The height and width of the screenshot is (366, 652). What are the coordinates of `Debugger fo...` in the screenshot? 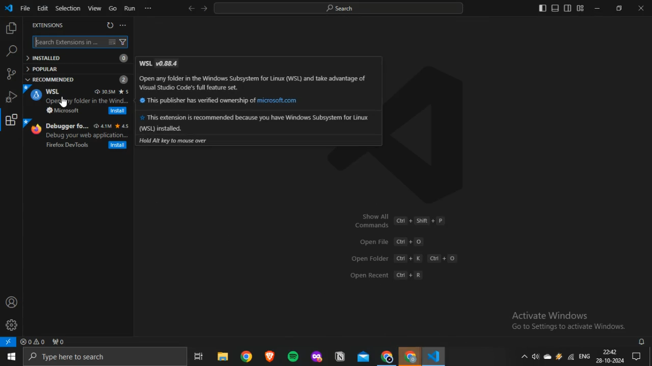 It's located at (68, 126).